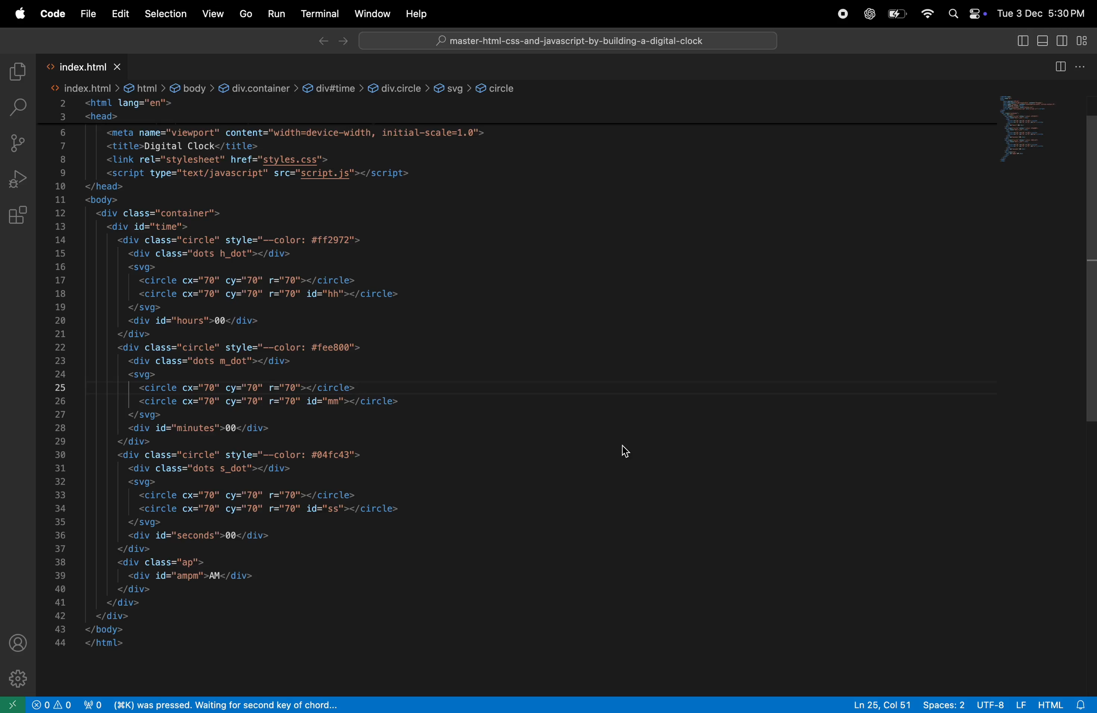 This screenshot has height=713, width=1097. What do you see at coordinates (18, 105) in the screenshot?
I see `search` at bounding box center [18, 105].